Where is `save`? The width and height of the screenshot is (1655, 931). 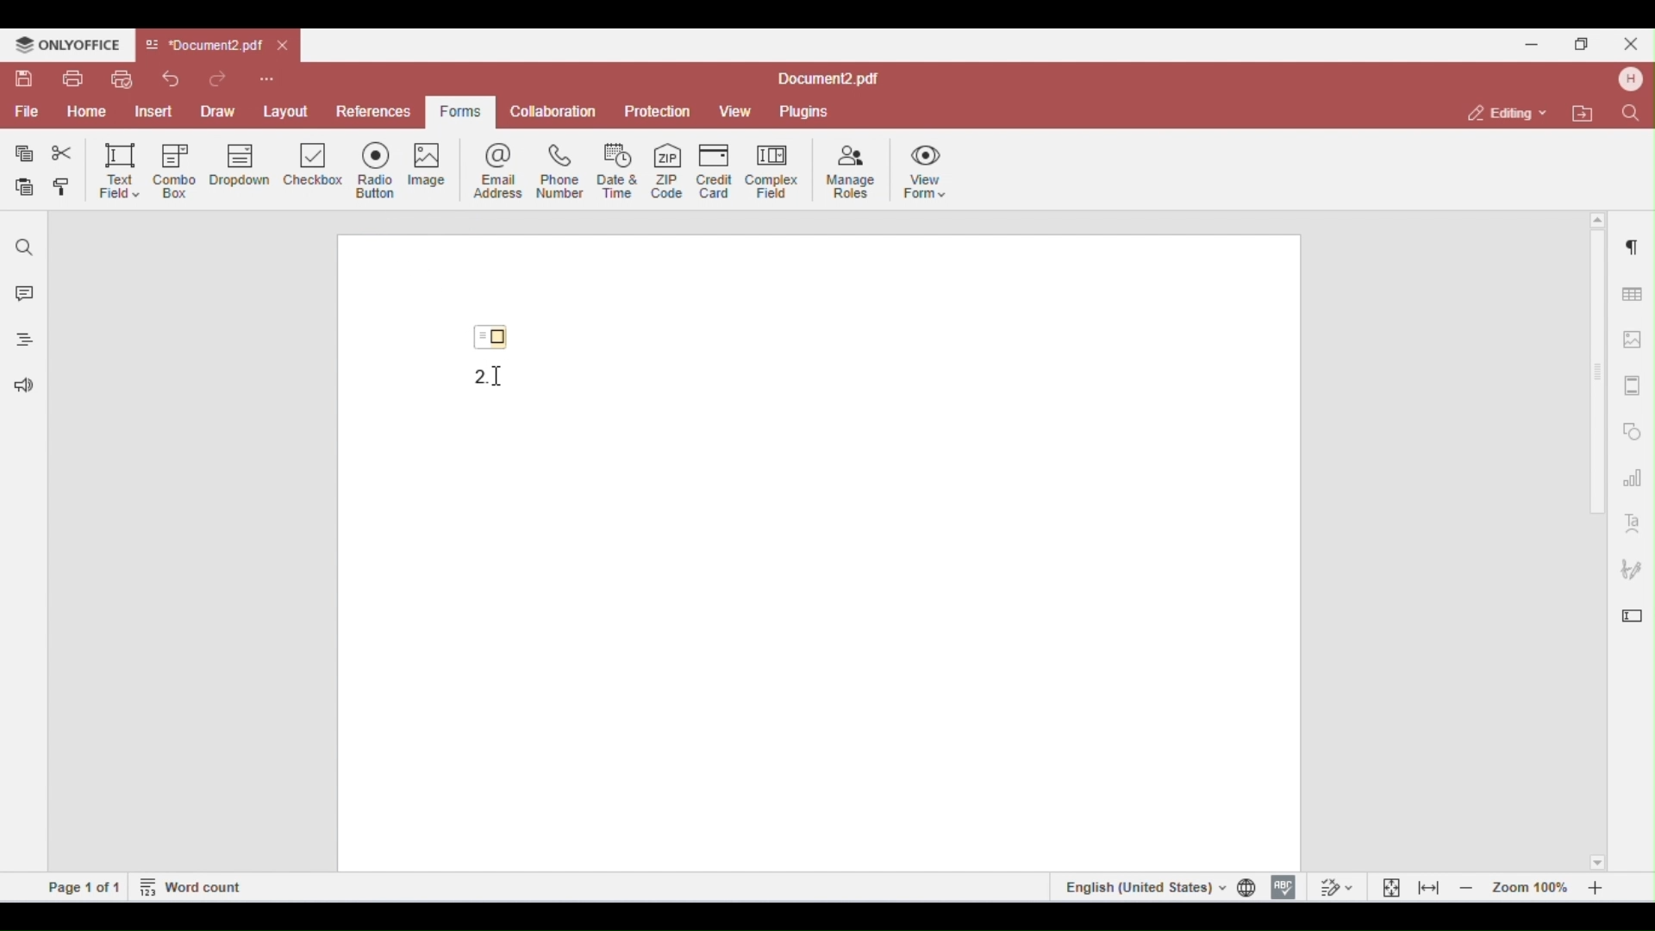
save is located at coordinates (26, 78).